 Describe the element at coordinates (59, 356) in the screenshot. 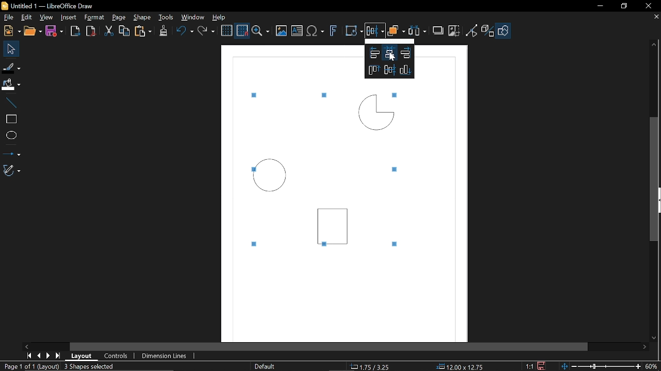

I see `last page` at that location.